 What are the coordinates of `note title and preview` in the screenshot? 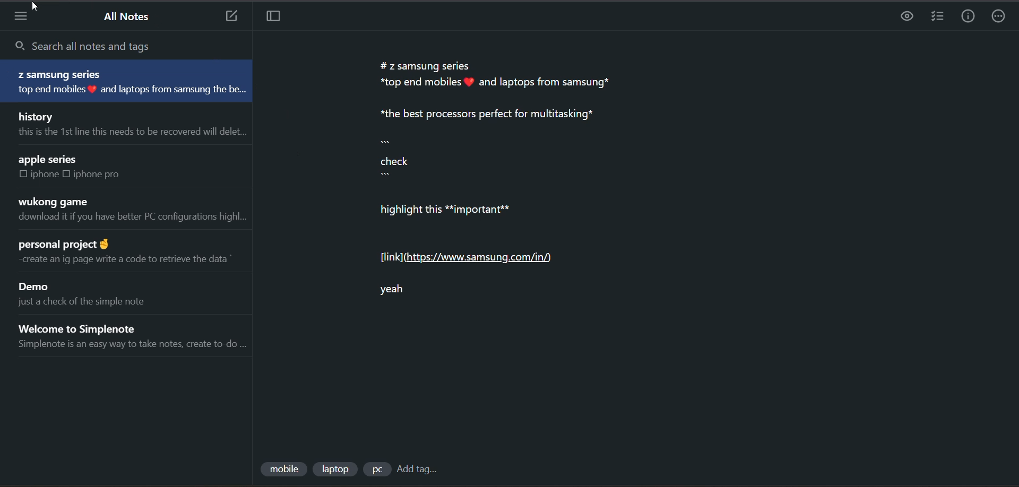 It's located at (140, 335).